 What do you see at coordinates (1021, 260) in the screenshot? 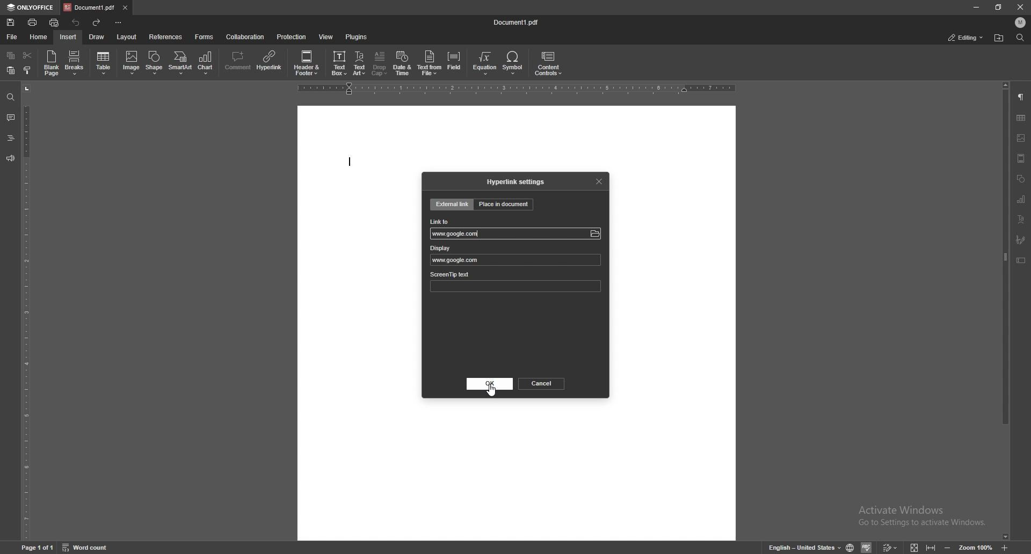
I see `text box` at bounding box center [1021, 260].